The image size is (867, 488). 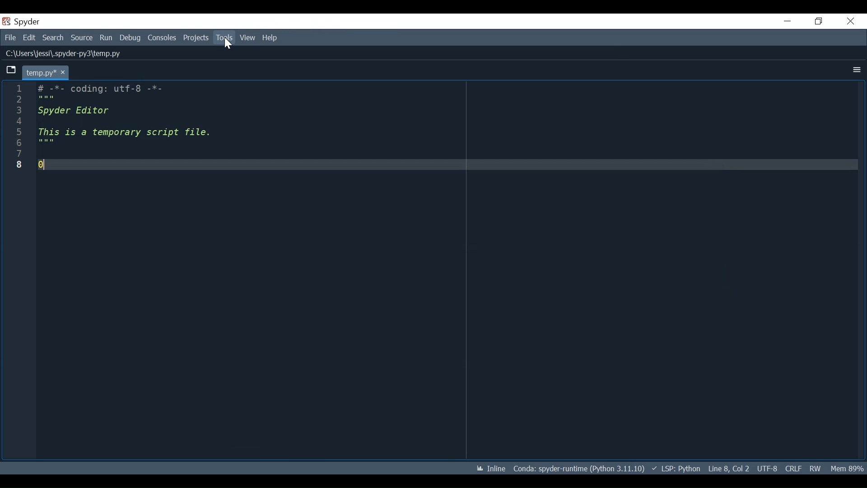 I want to click on Source, so click(x=82, y=38).